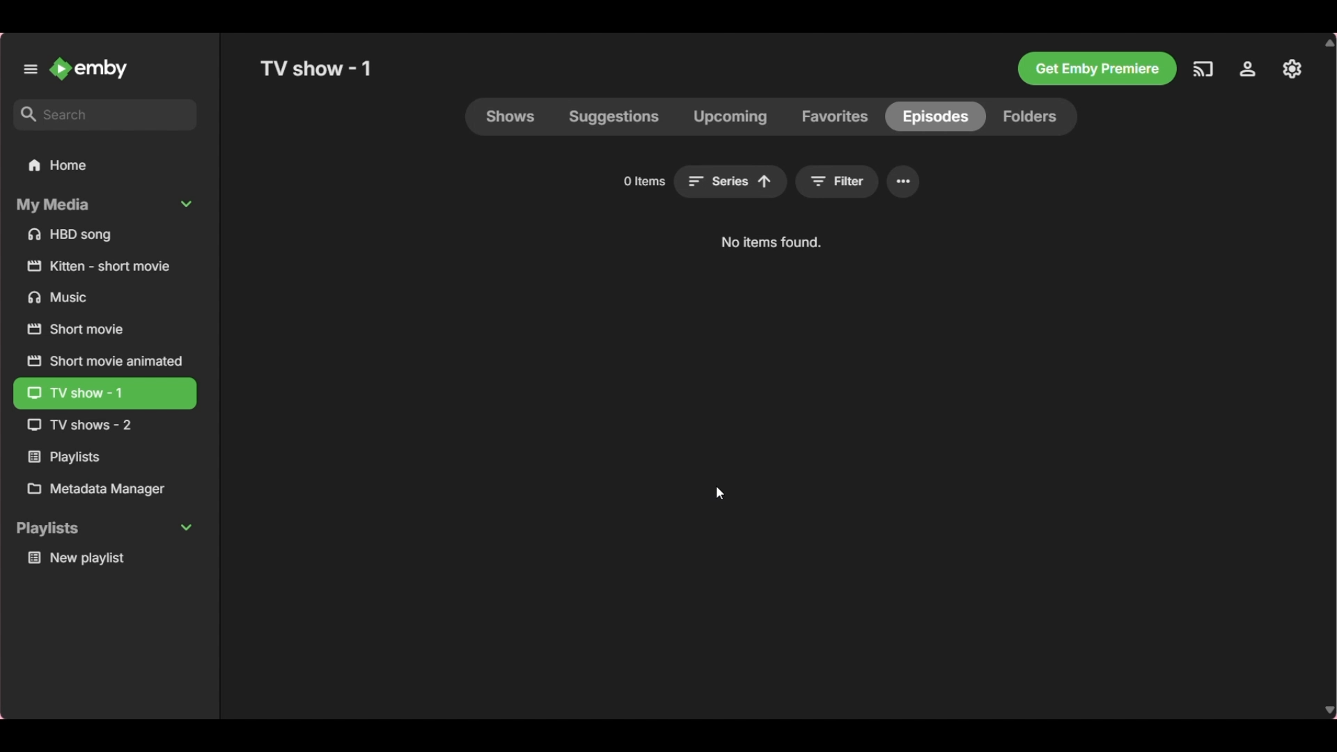  I want to click on Shows, current selection highlighted, so click(511, 116).